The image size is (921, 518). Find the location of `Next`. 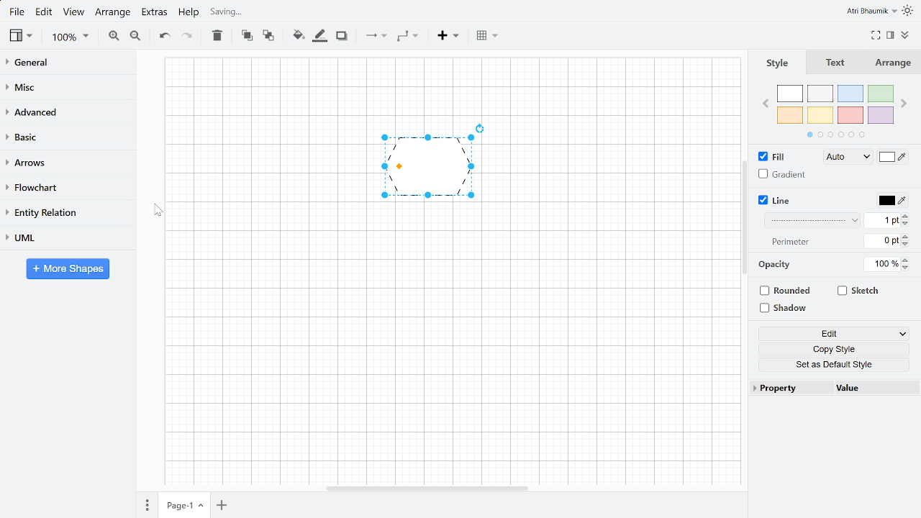

Next is located at coordinates (904, 102).